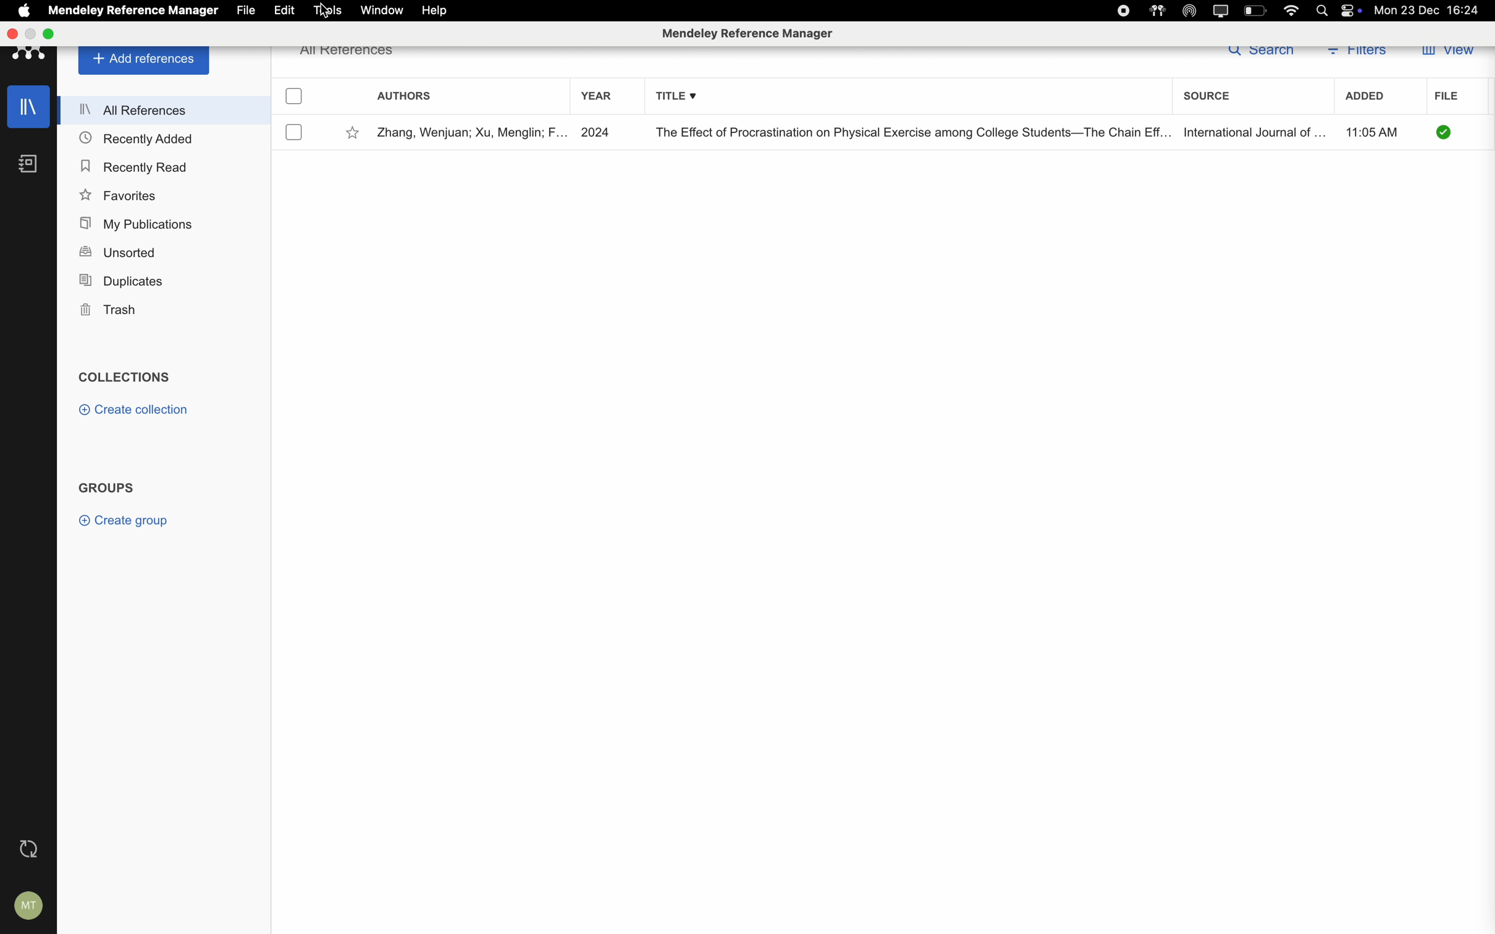 This screenshot has height=934, width=1495. I want to click on pdf downloaded, so click(1445, 133).